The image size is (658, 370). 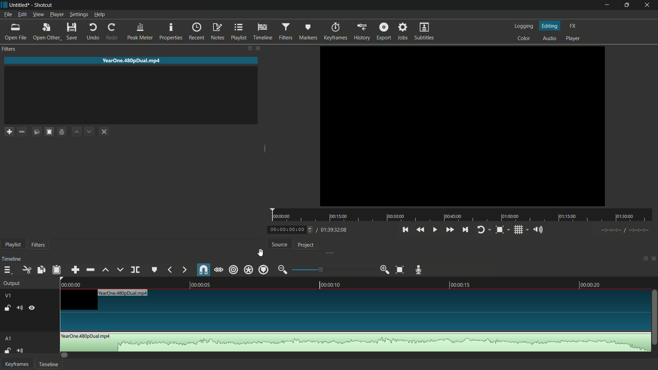 I want to click on mute, so click(x=20, y=308).